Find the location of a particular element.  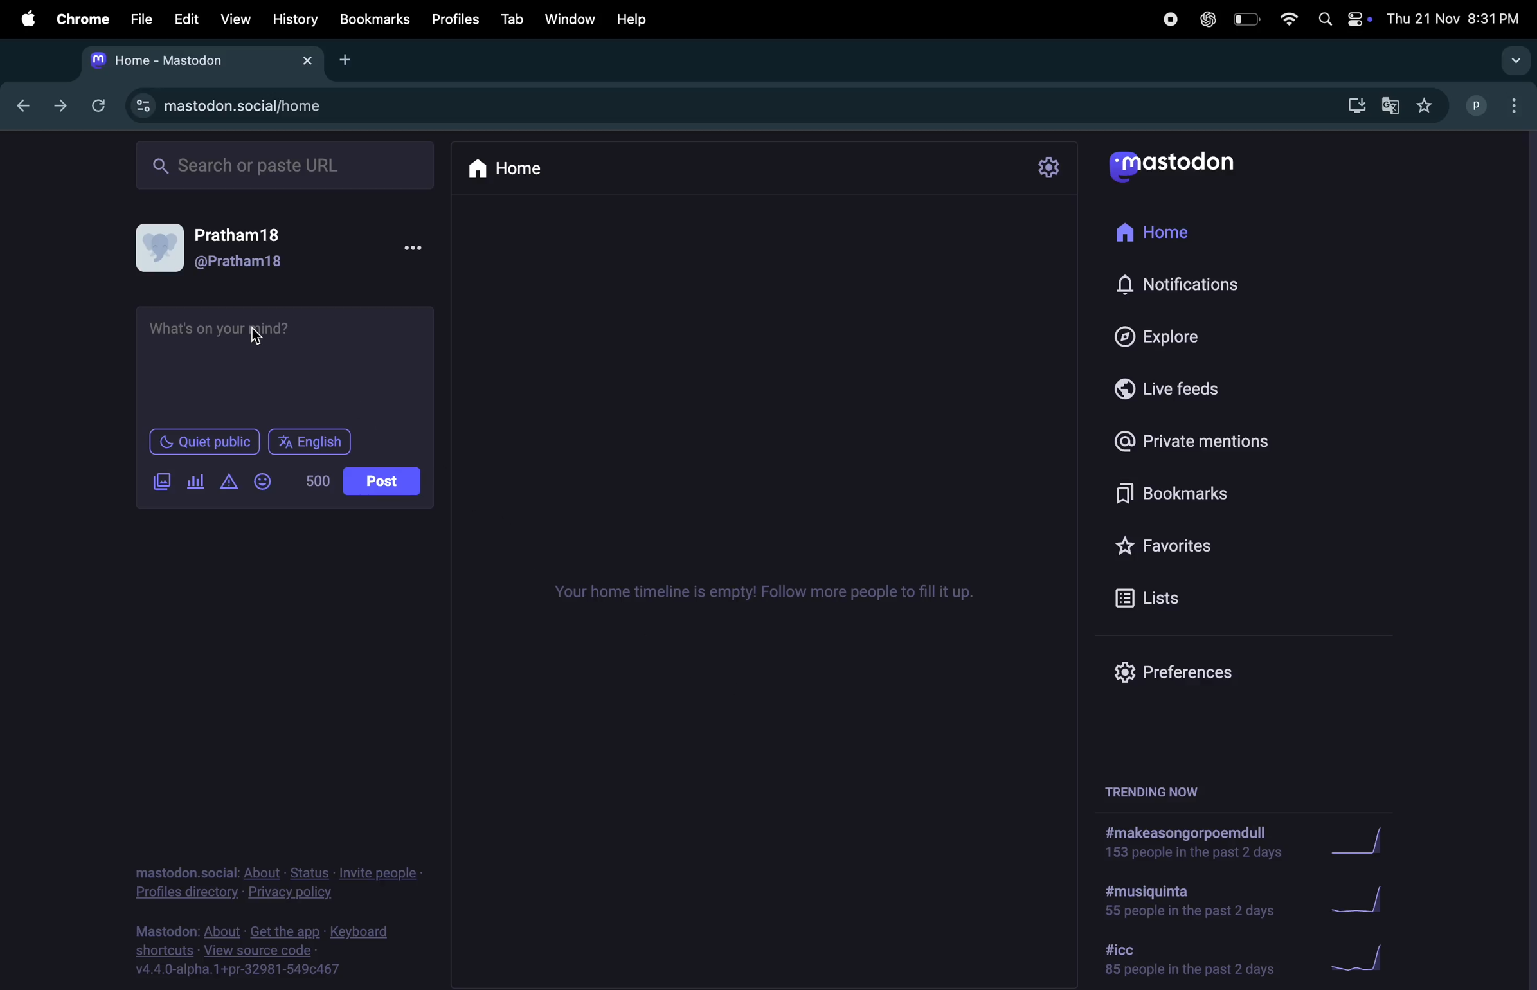

language is located at coordinates (314, 440).